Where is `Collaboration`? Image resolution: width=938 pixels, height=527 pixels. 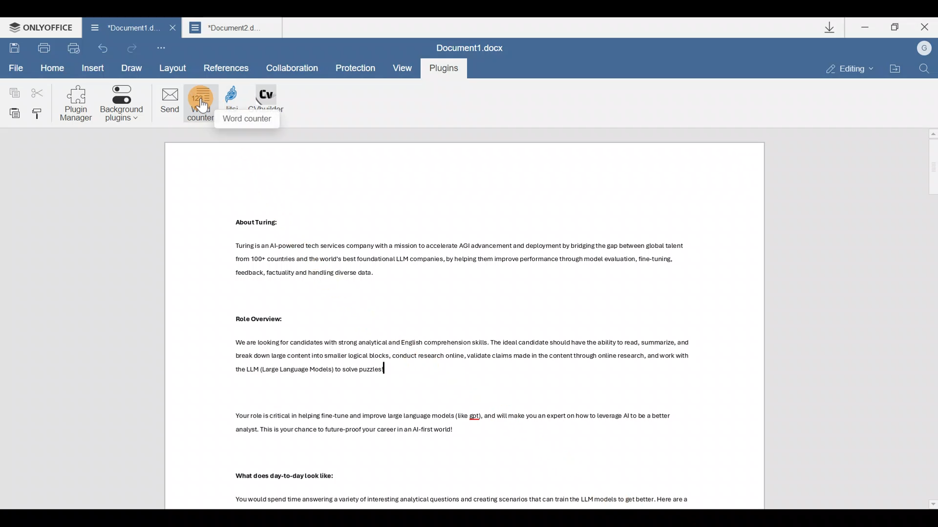
Collaboration is located at coordinates (296, 68).